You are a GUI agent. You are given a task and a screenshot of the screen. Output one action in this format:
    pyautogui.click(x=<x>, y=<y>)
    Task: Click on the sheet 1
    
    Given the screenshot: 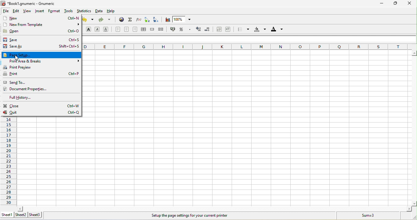 What is the action you would take?
    pyautogui.click(x=8, y=214)
    